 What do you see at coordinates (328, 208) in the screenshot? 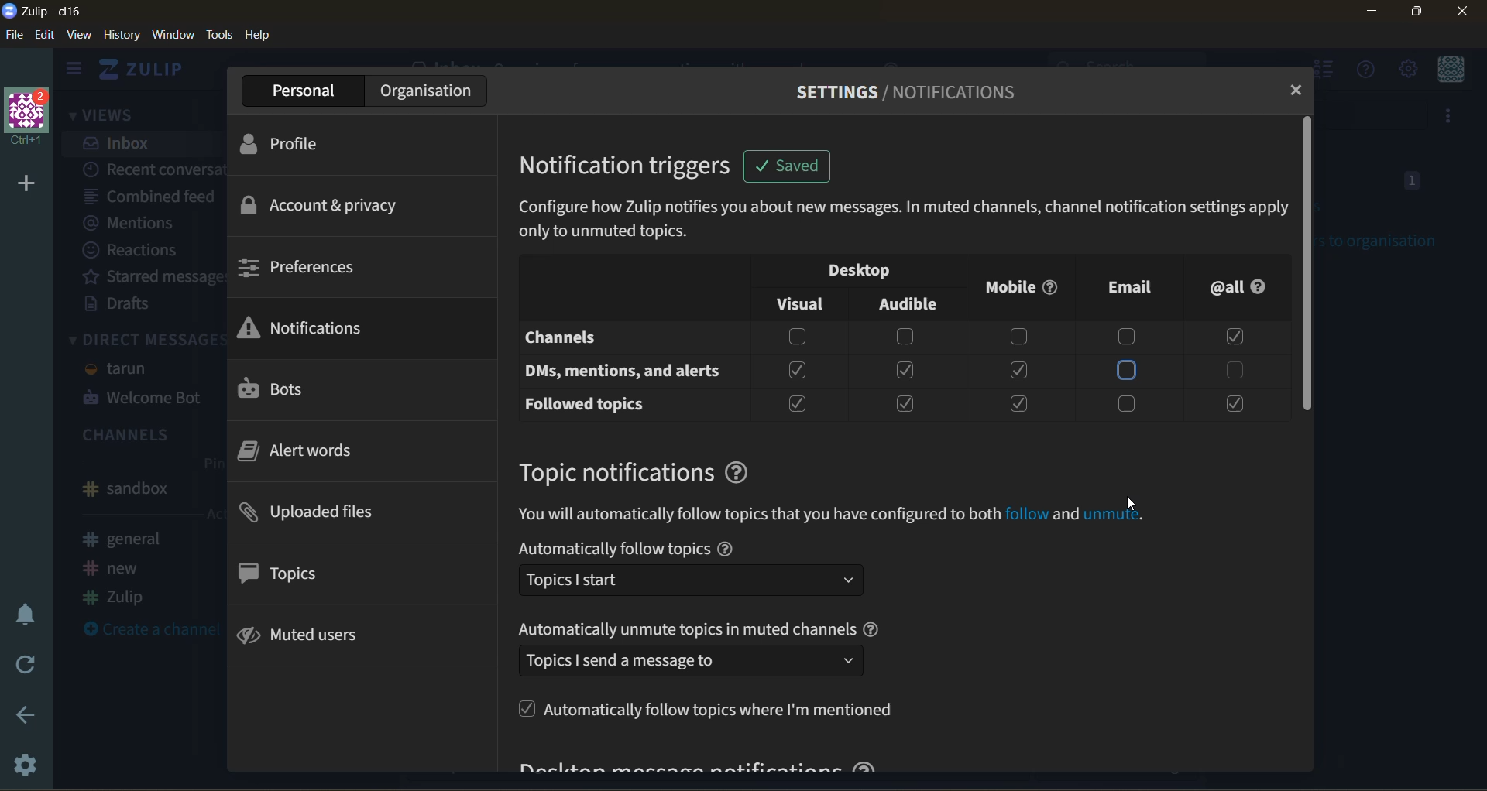
I see `account & privacy` at bounding box center [328, 208].